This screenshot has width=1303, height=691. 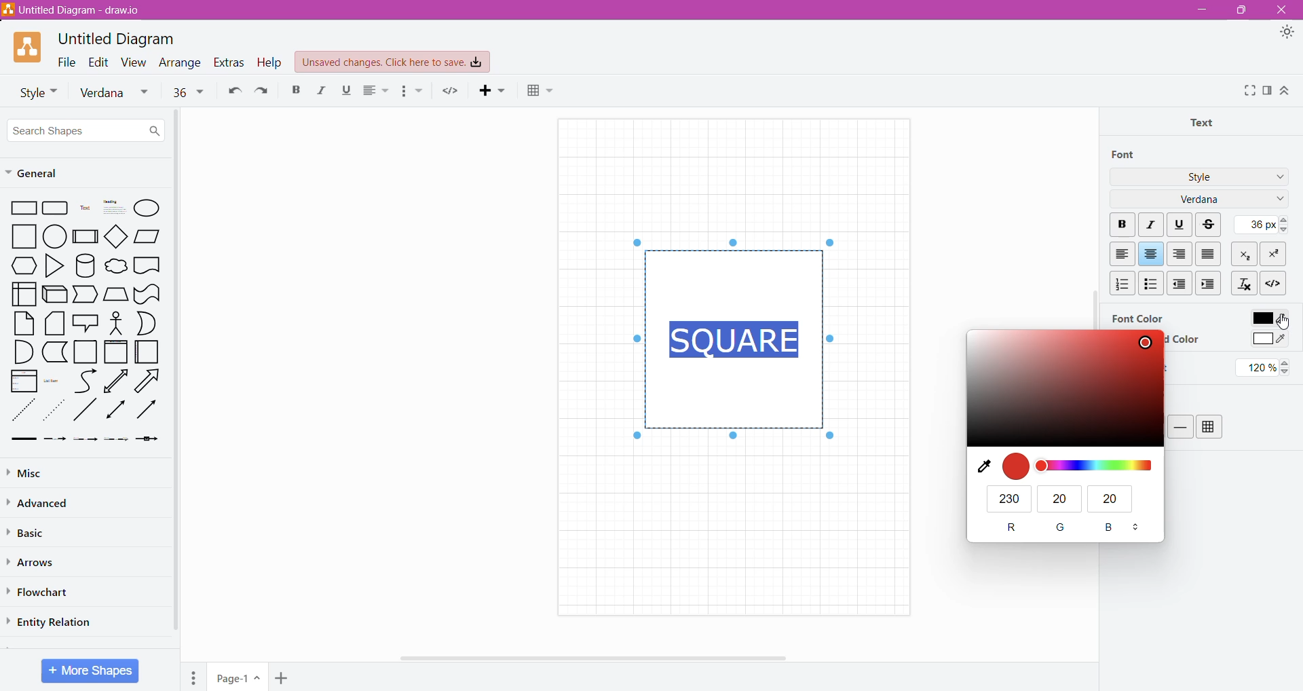 What do you see at coordinates (20, 207) in the screenshot?
I see `Rectangle` at bounding box center [20, 207].